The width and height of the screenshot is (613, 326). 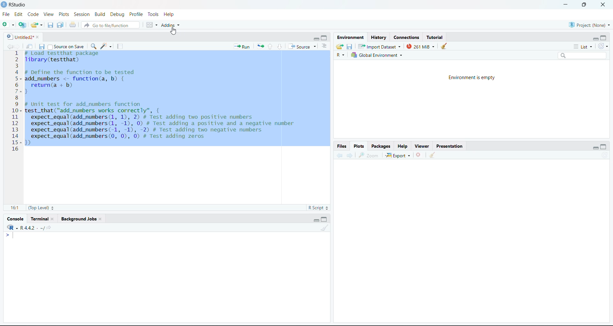 What do you see at coordinates (432, 155) in the screenshot?
I see `Clear workspace` at bounding box center [432, 155].